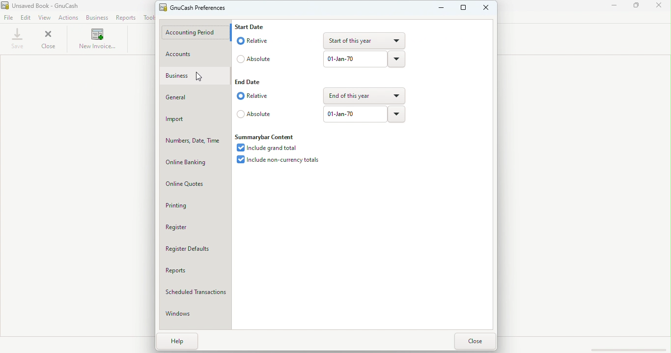  I want to click on Printing, so click(195, 205).